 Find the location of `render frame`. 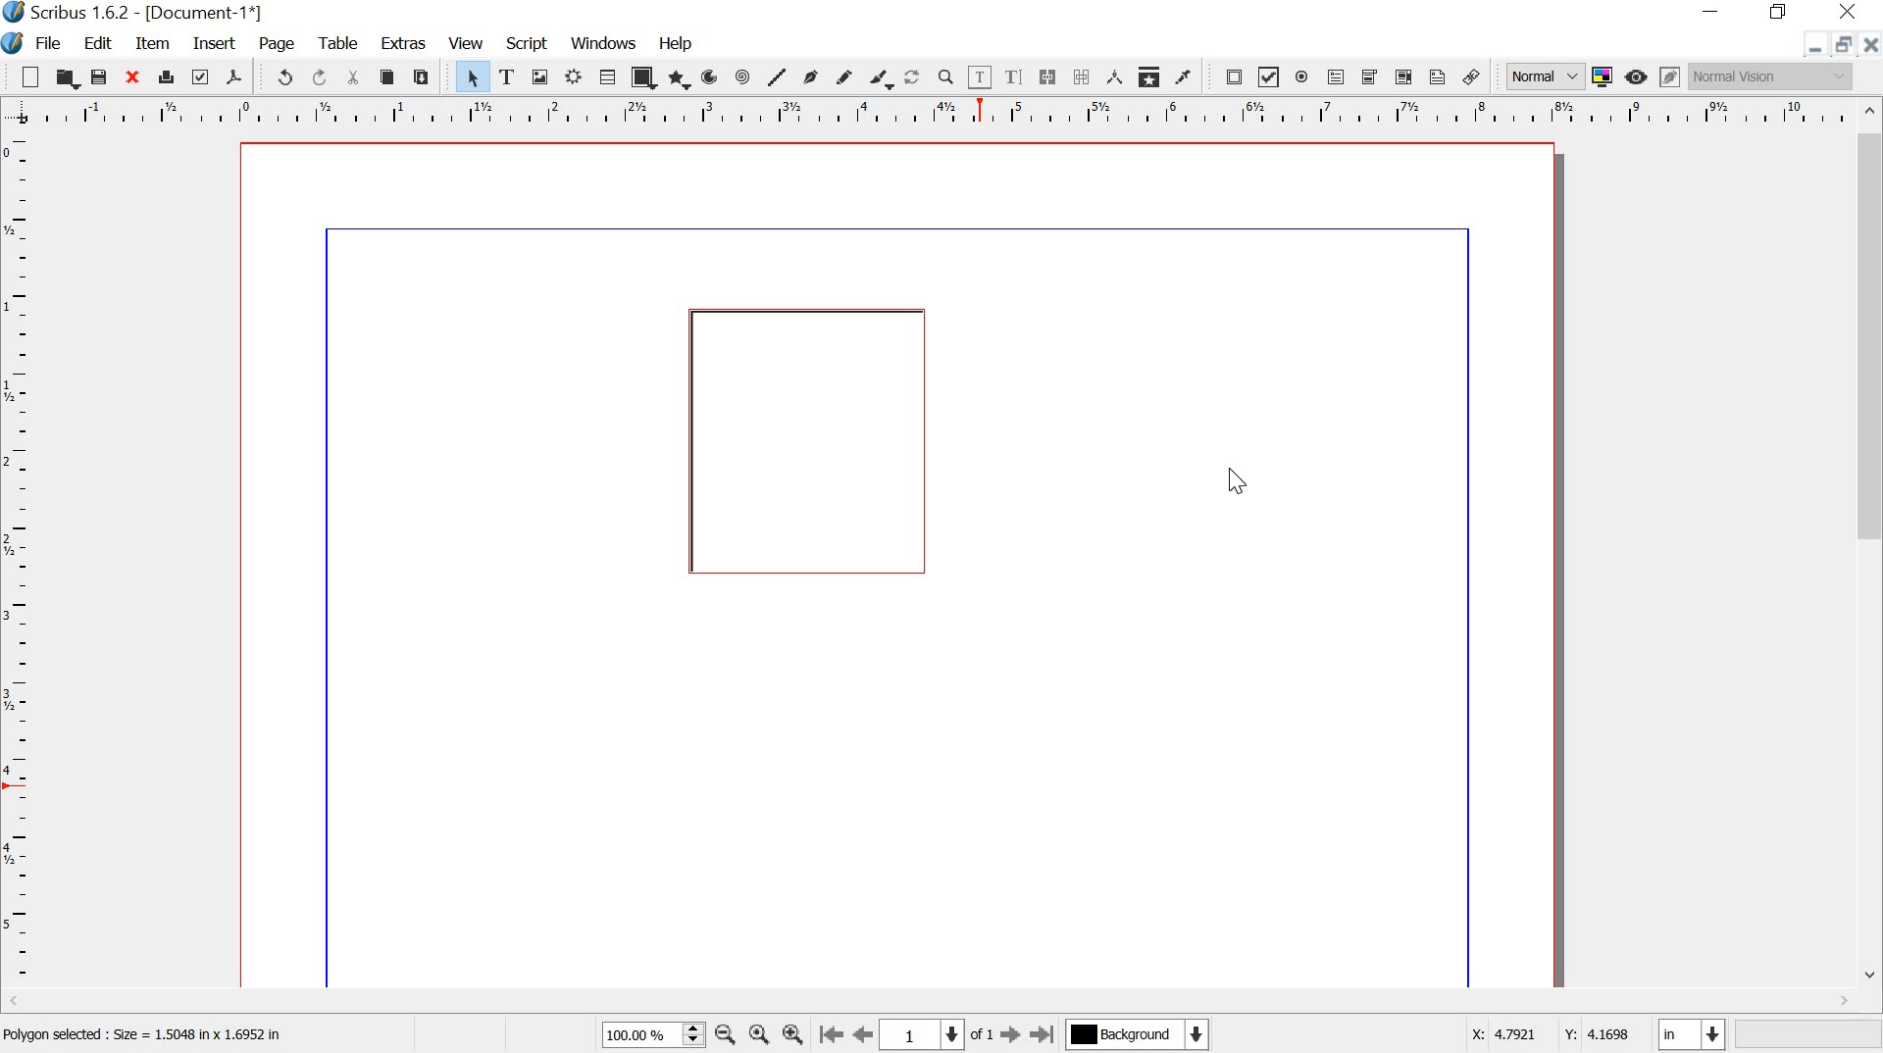

render frame is located at coordinates (573, 78).